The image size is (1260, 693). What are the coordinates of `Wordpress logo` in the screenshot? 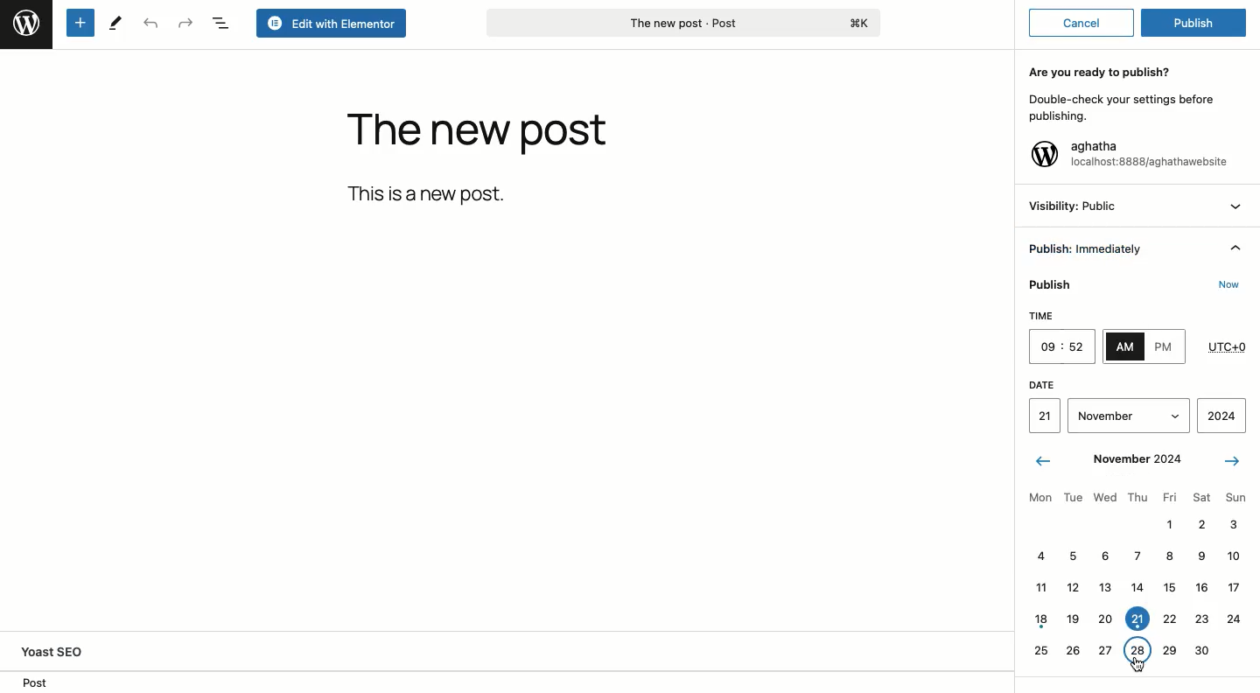 It's located at (25, 23).